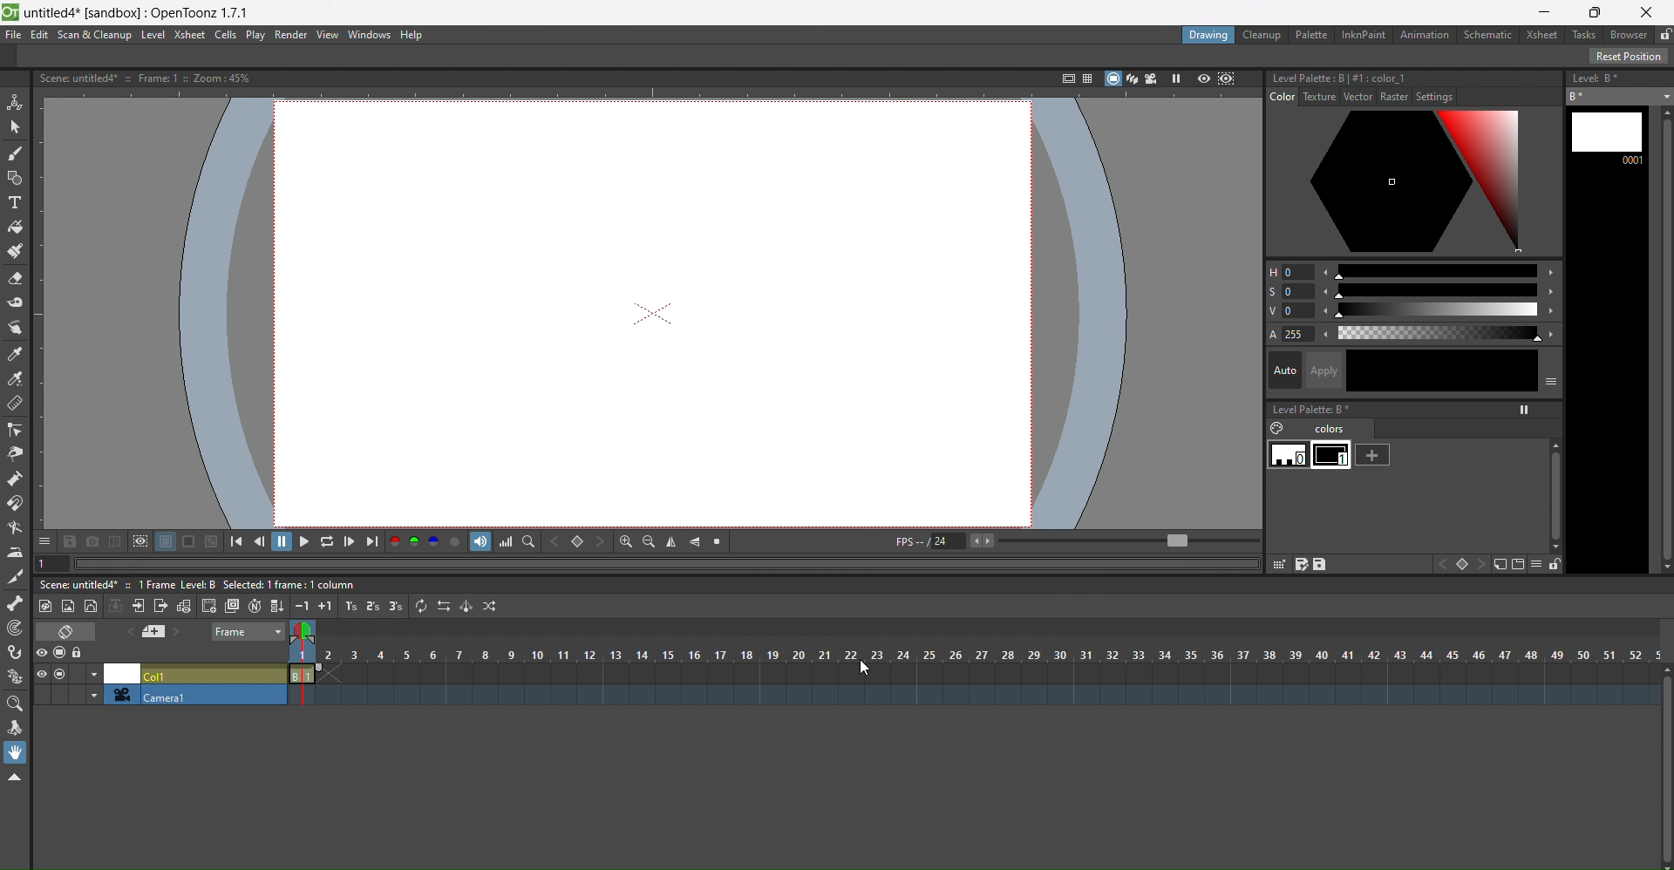 The height and width of the screenshot is (870, 1674). I want to click on level strips, so click(1606, 341).